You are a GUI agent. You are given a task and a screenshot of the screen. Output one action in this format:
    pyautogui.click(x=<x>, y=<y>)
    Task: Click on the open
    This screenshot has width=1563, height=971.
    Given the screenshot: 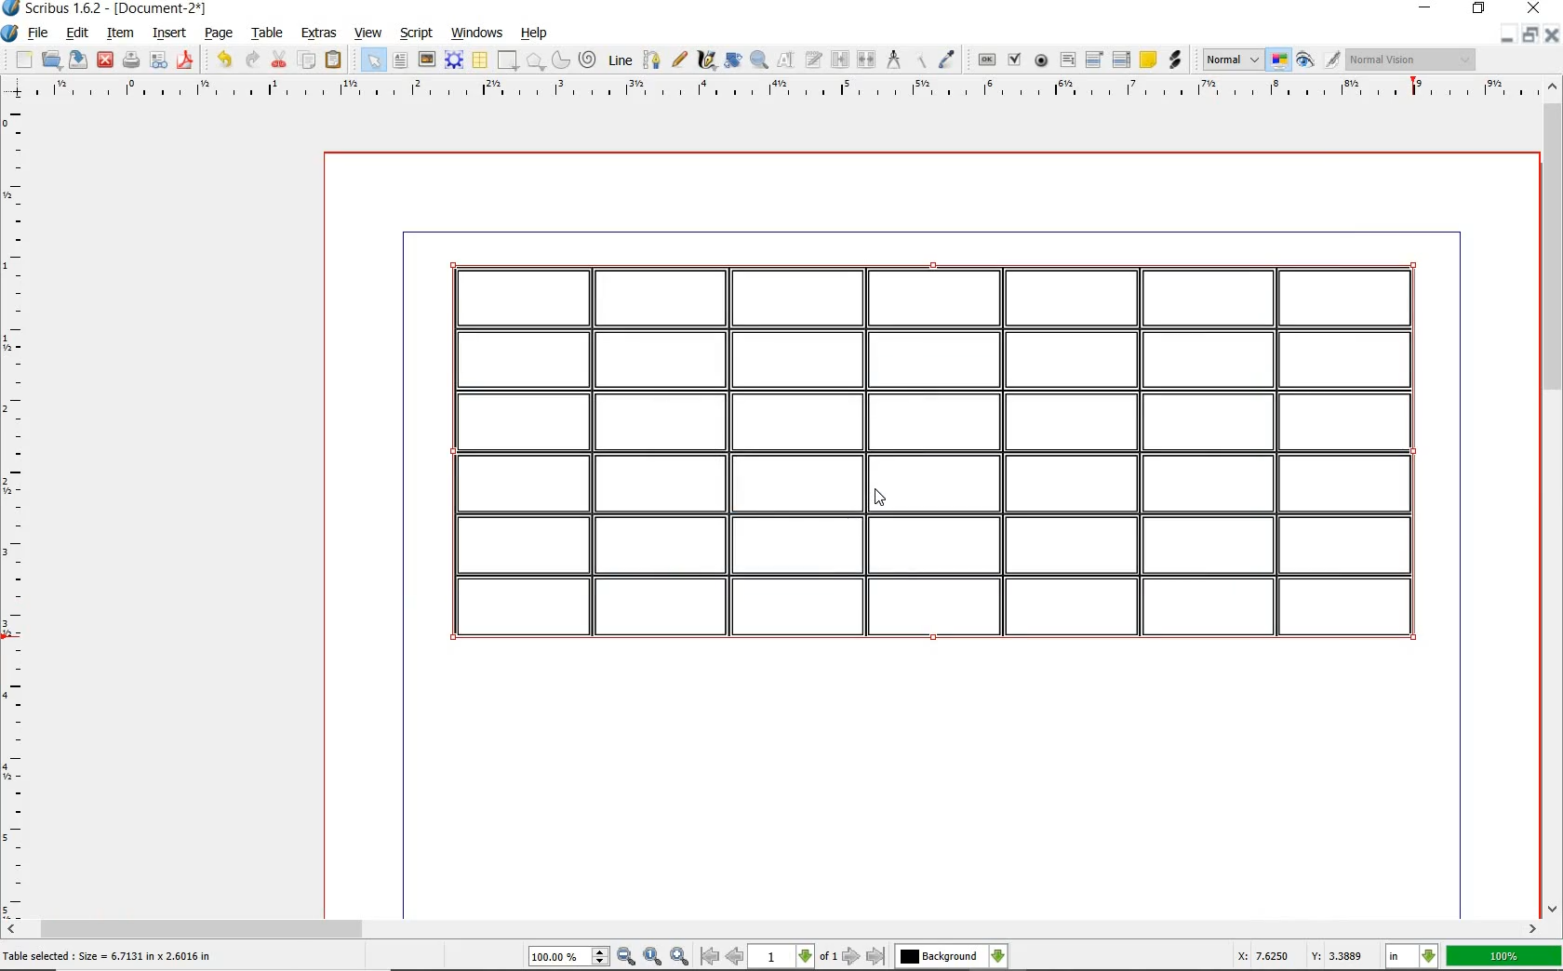 What is the action you would take?
    pyautogui.click(x=51, y=60)
    